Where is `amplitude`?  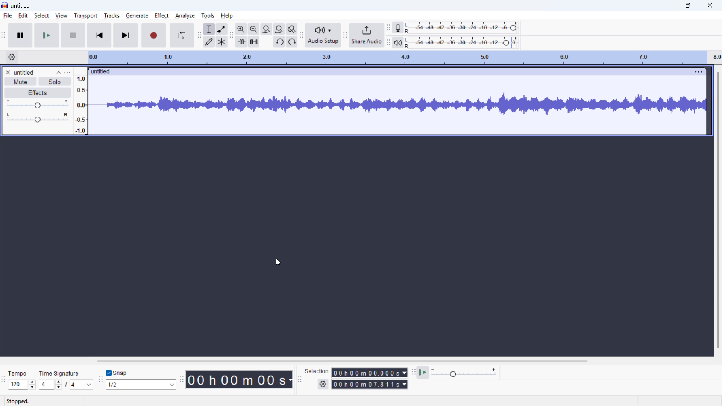 amplitude is located at coordinates (80, 101).